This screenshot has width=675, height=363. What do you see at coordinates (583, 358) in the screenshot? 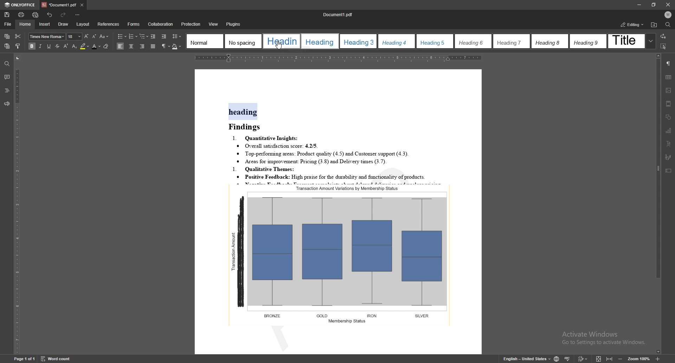
I see `track change` at bounding box center [583, 358].